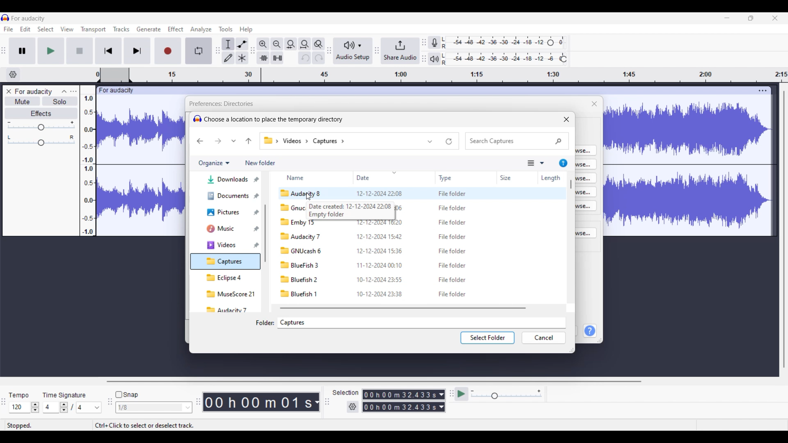 The height and width of the screenshot is (443, 788). I want to click on eclipse 4, so click(225, 277).